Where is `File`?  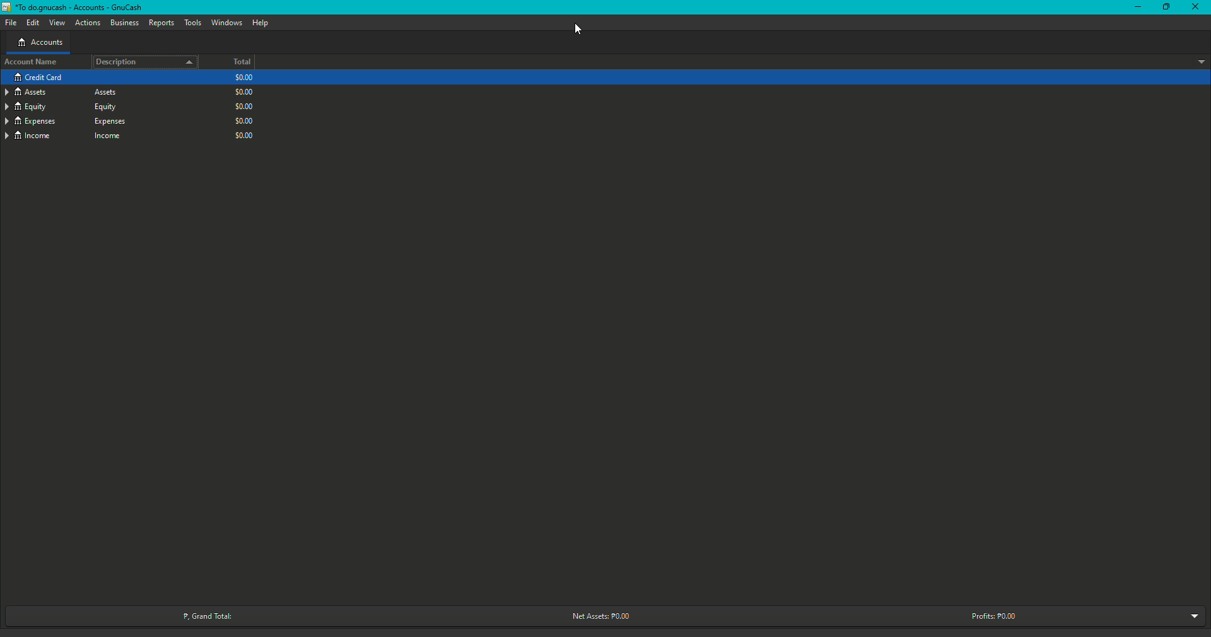
File is located at coordinates (9, 23).